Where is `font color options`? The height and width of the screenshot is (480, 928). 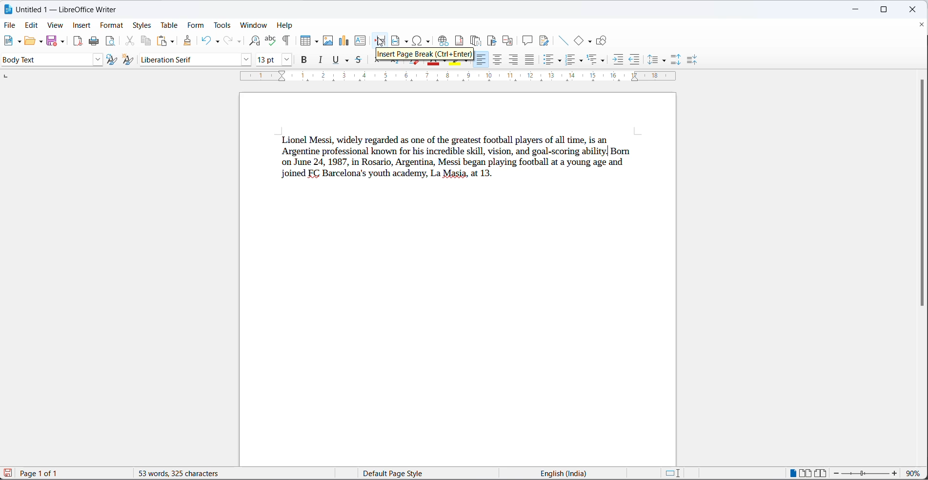
font color options is located at coordinates (447, 60).